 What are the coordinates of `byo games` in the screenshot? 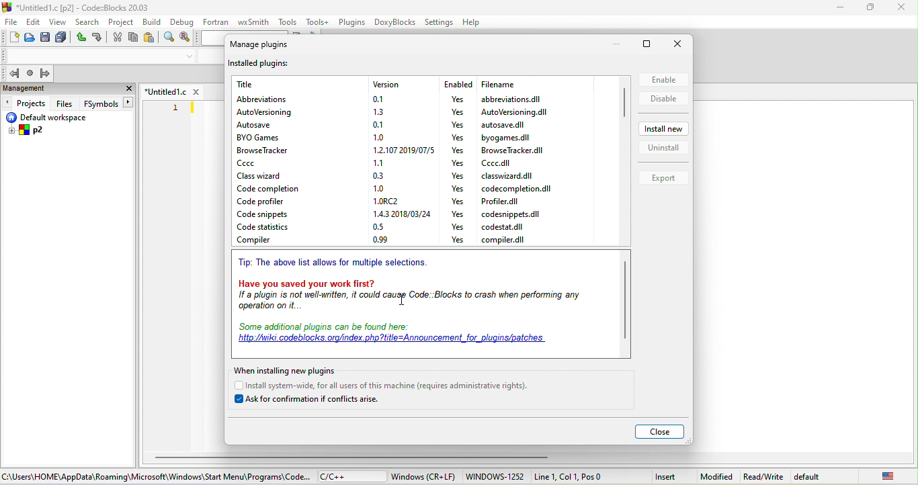 It's located at (269, 138).